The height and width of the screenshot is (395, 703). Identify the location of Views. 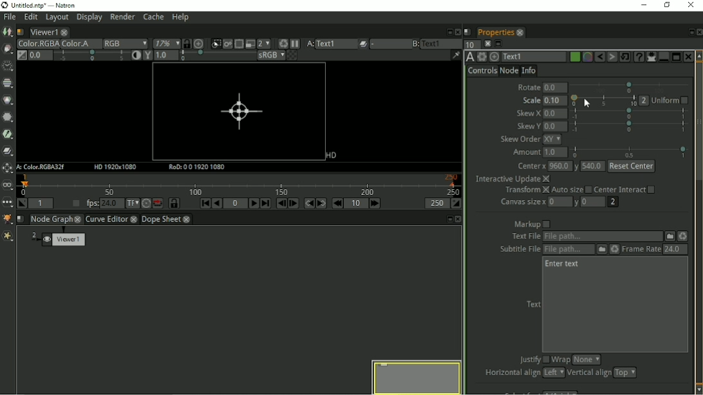
(6, 187).